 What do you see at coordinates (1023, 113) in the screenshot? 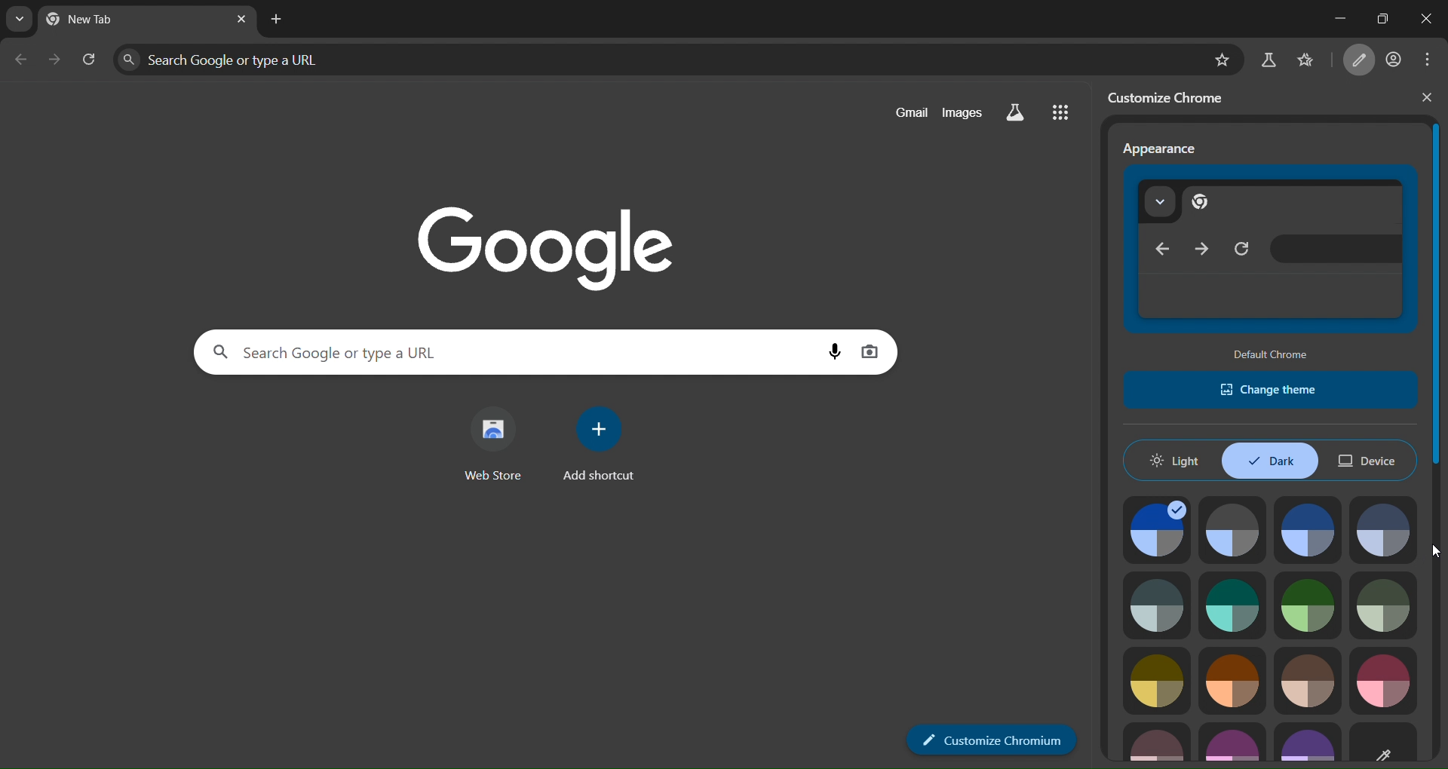
I see `search labs` at bounding box center [1023, 113].